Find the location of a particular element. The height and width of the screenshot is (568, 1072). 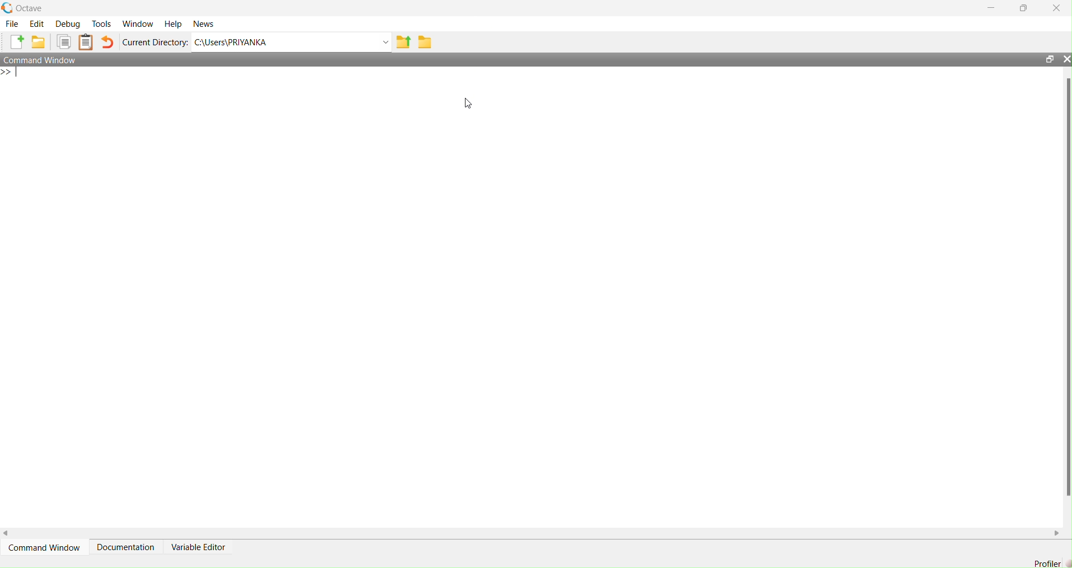

notes is located at coordinates (86, 41).